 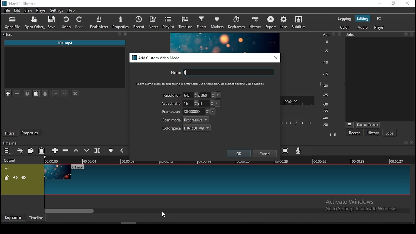 I want to click on deselect filter, so click(x=76, y=94).